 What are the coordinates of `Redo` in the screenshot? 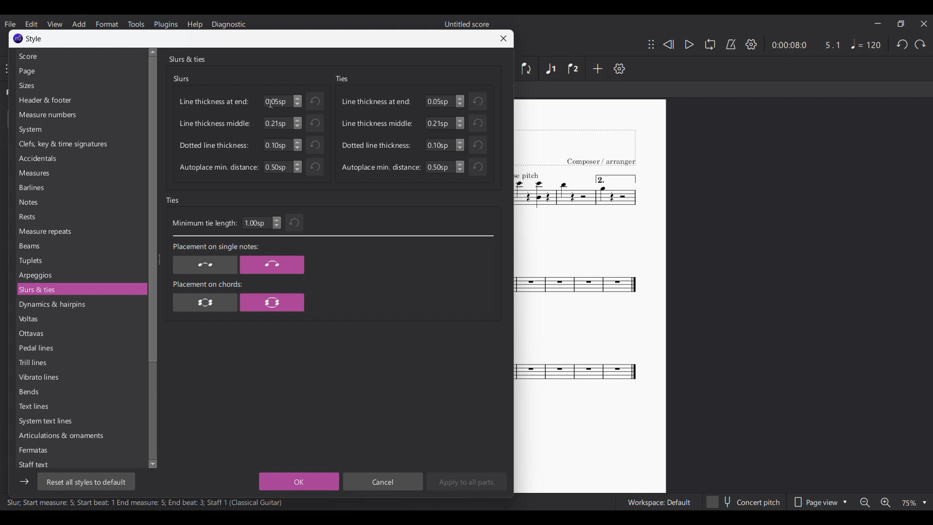 It's located at (920, 44).